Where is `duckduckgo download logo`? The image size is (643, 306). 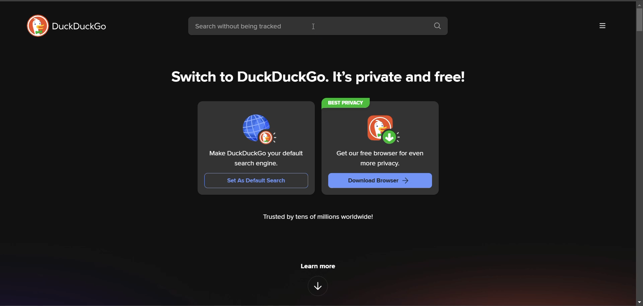
duckduckgo download logo is located at coordinates (385, 129).